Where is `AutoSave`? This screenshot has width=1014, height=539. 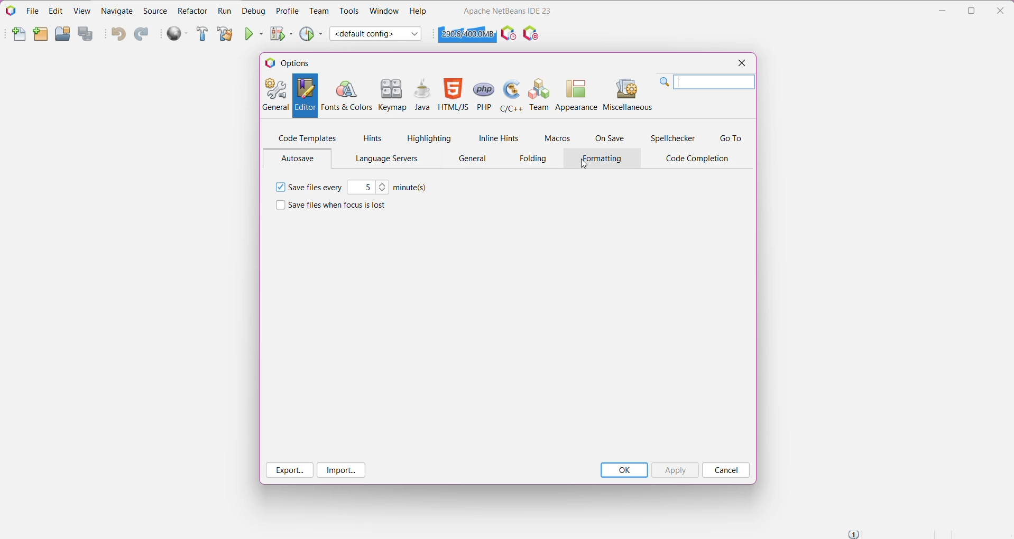 AutoSave is located at coordinates (300, 159).